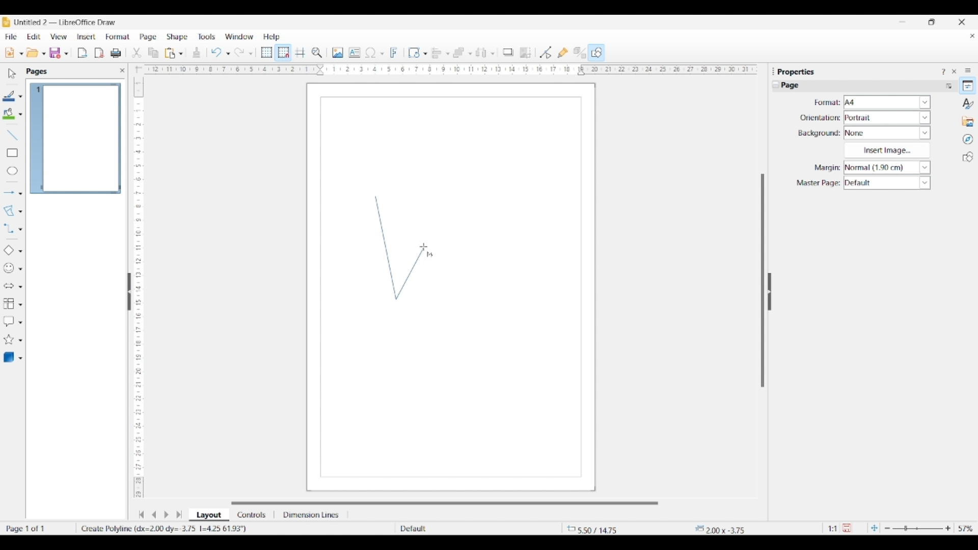 The width and height of the screenshot is (978, 550). What do you see at coordinates (9, 114) in the screenshot?
I see `Selected fill color` at bounding box center [9, 114].